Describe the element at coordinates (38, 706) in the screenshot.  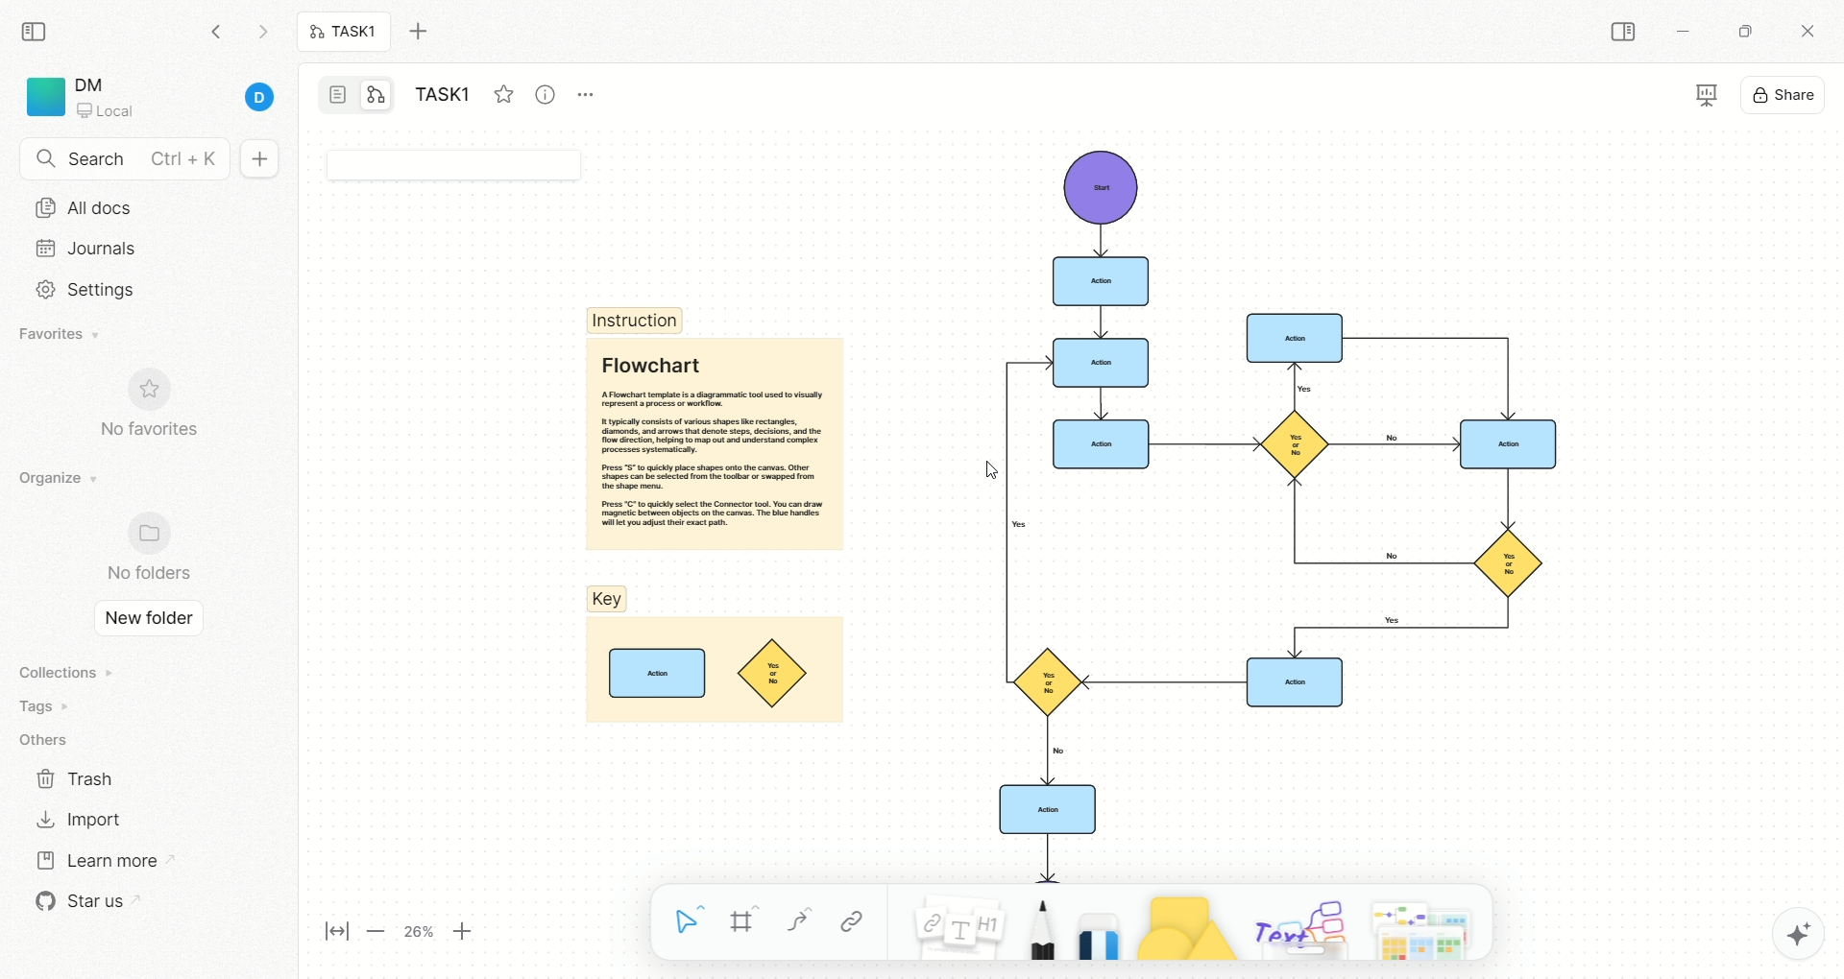
I see `tags` at that location.